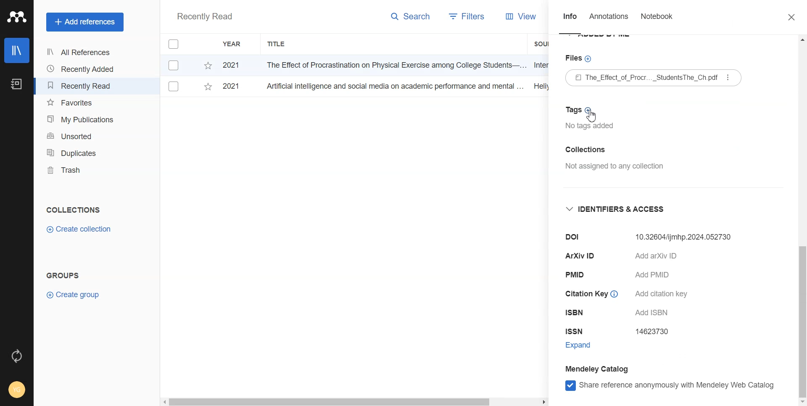 This screenshot has height=406, width=807. I want to click on Mendeley Catalog, so click(596, 368).